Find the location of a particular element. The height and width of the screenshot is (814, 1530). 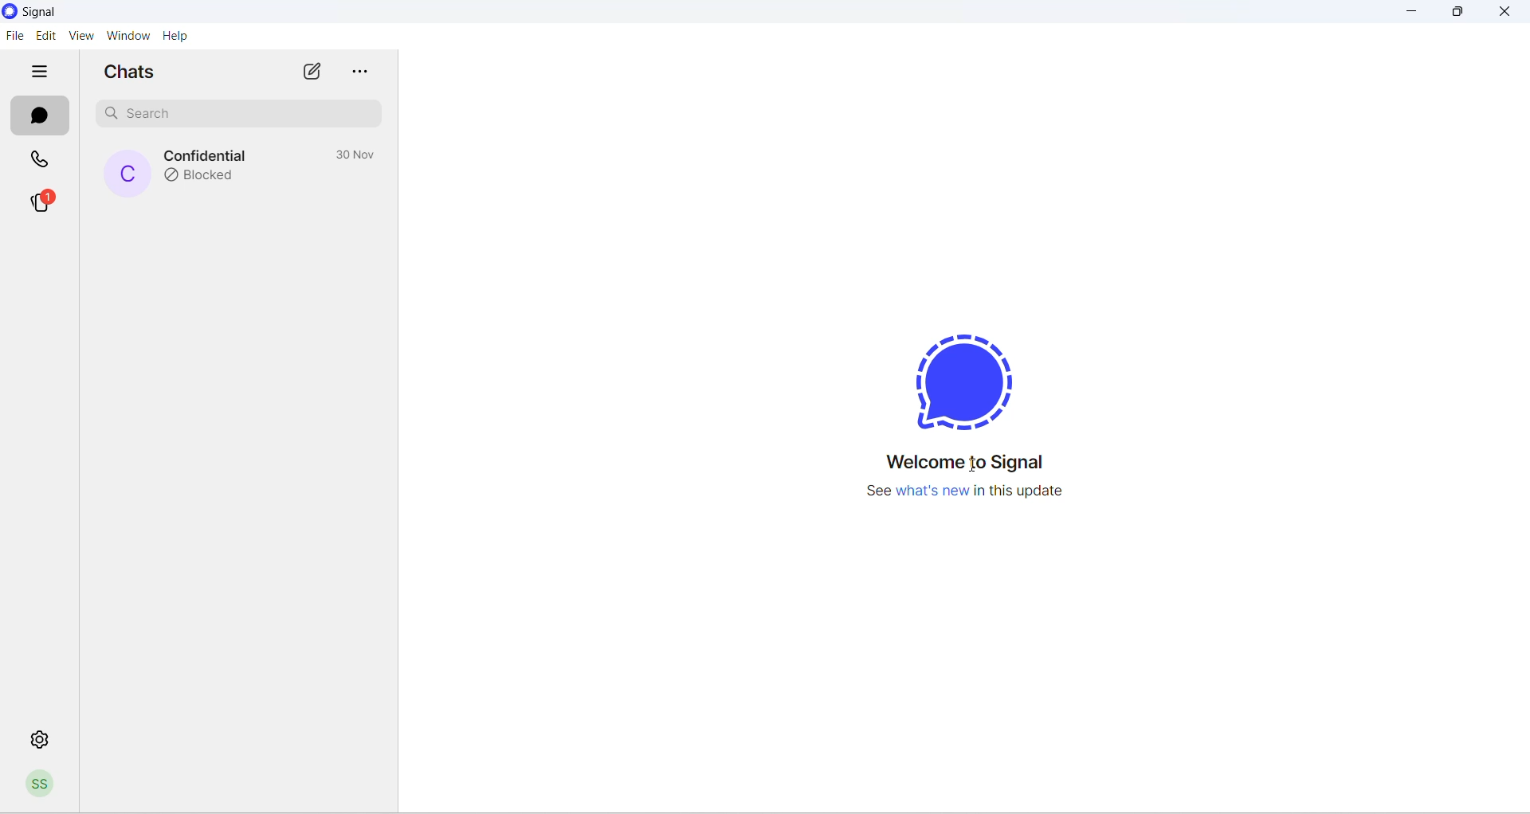

close is located at coordinates (1510, 14).